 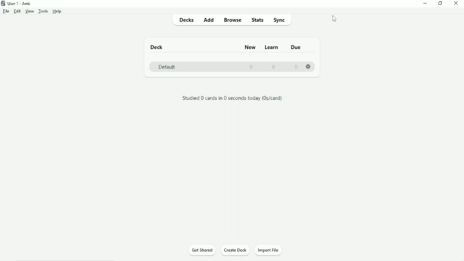 What do you see at coordinates (425, 4) in the screenshot?
I see `Minimize` at bounding box center [425, 4].